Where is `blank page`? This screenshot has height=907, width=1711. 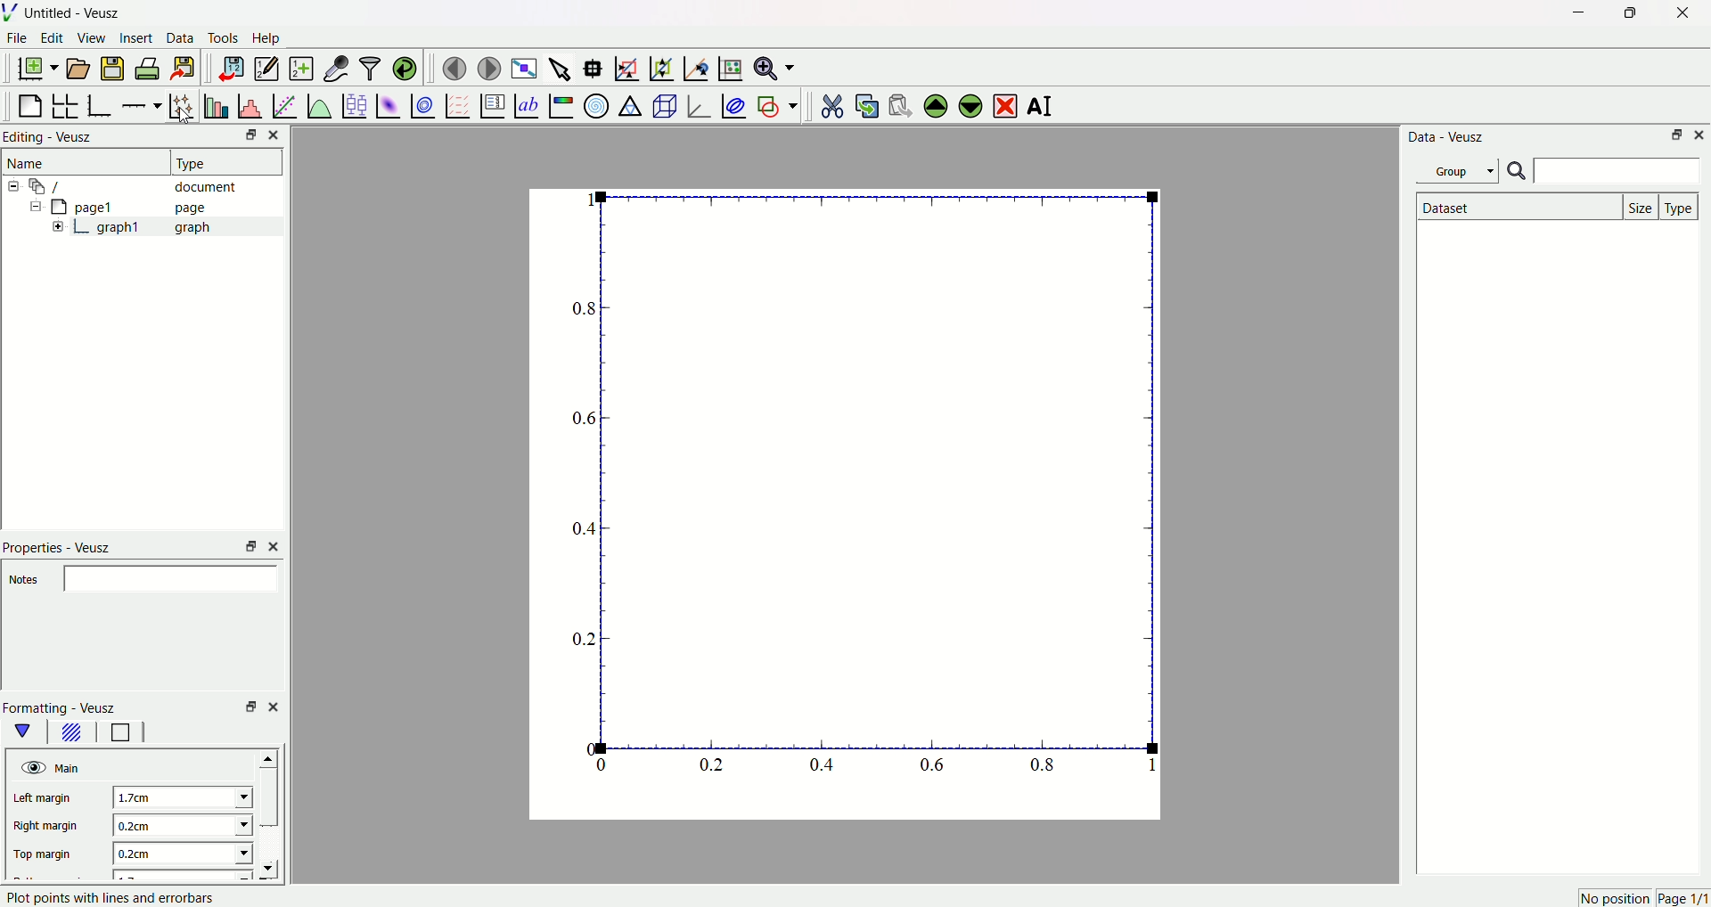
blank page is located at coordinates (31, 102).